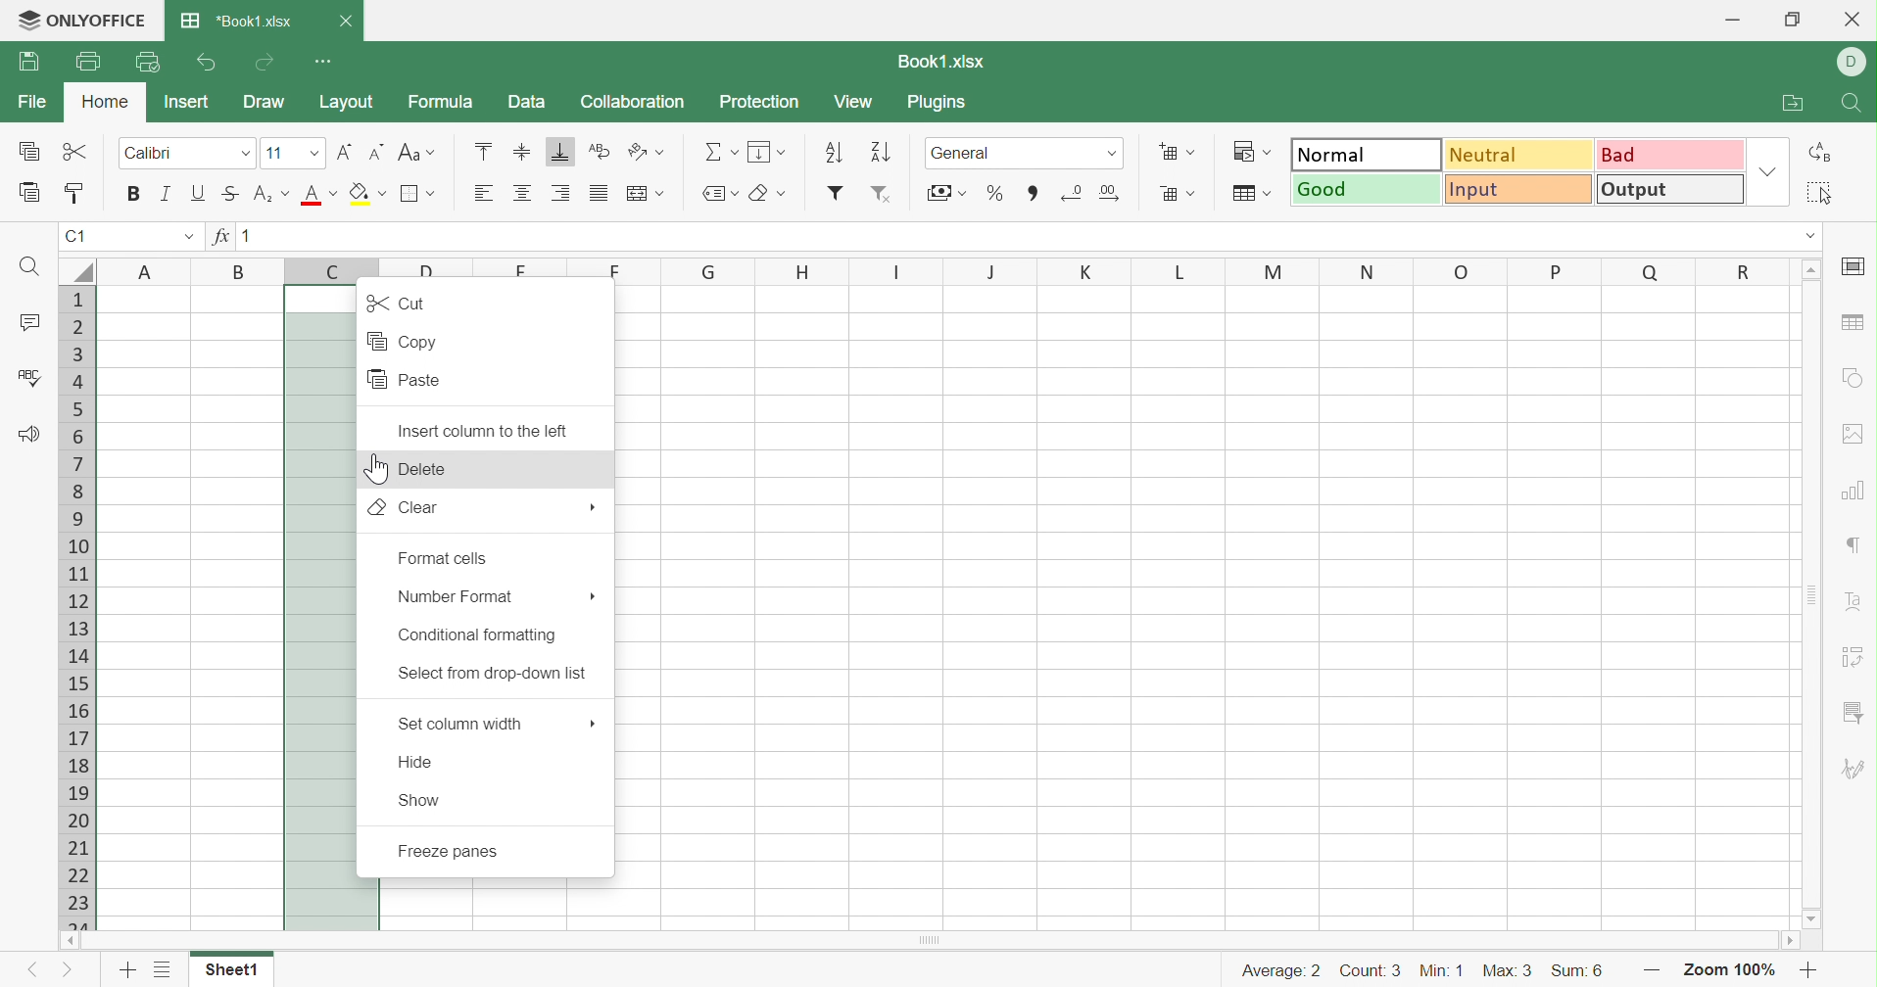 This screenshot has width=1877, height=987. I want to click on Drop Down, so click(1812, 235).